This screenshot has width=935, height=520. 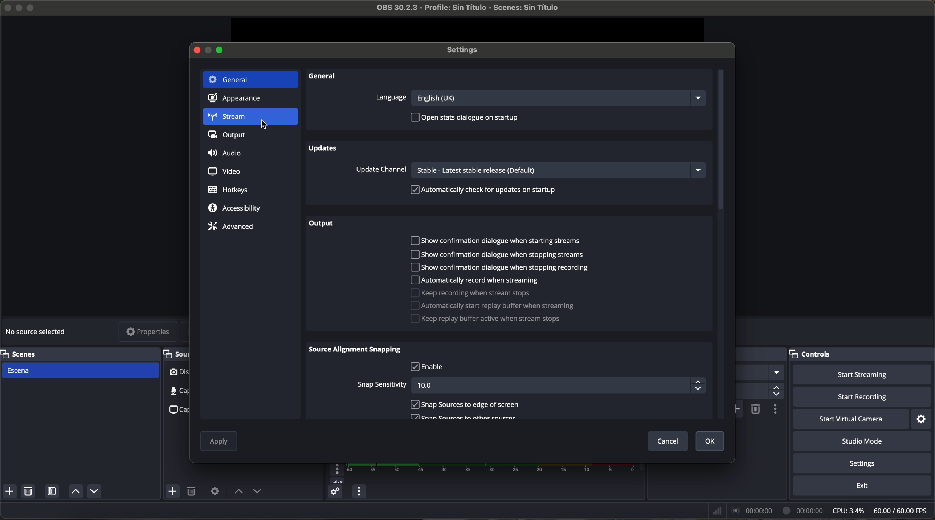 I want to click on hotkeys, so click(x=228, y=190).